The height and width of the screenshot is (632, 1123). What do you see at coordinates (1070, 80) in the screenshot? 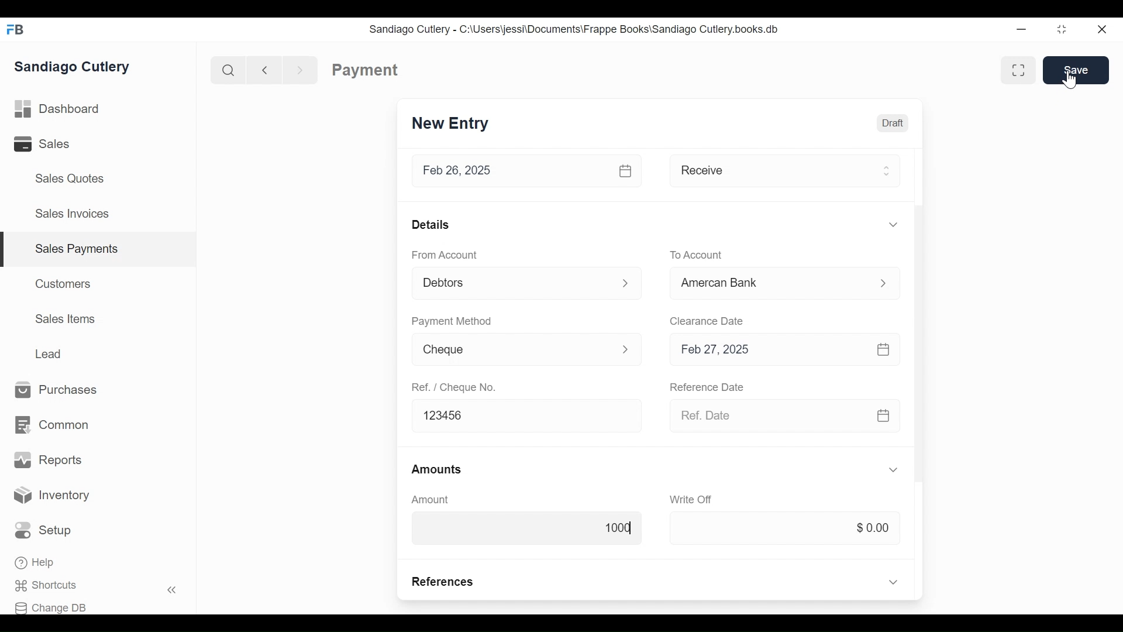
I see `Cursor` at bounding box center [1070, 80].